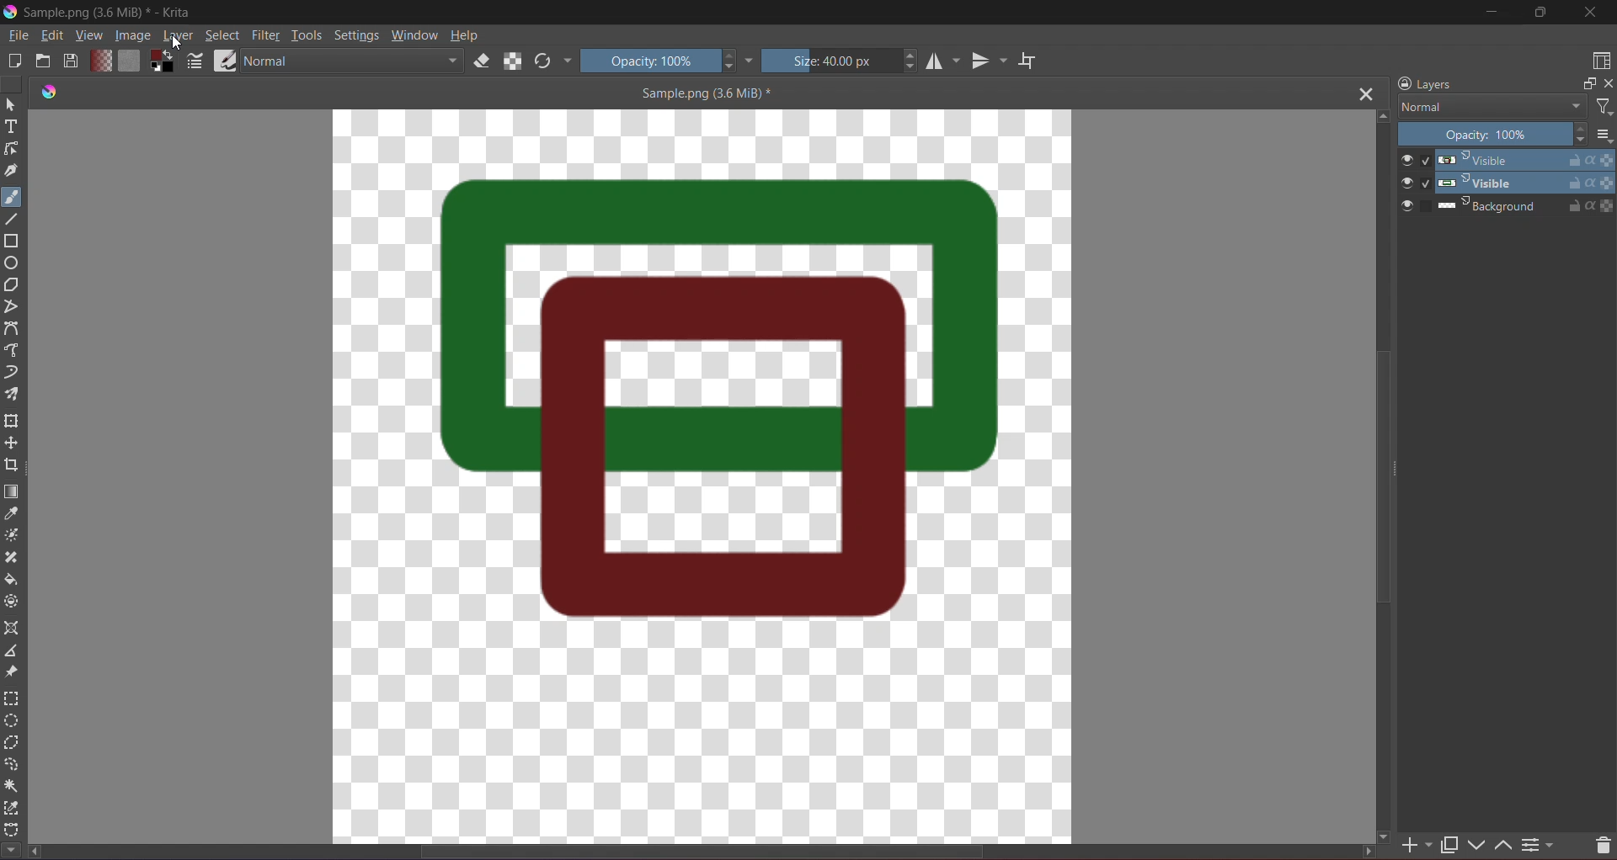 This screenshot has width=1617, height=860. I want to click on Layers, so click(1425, 83).